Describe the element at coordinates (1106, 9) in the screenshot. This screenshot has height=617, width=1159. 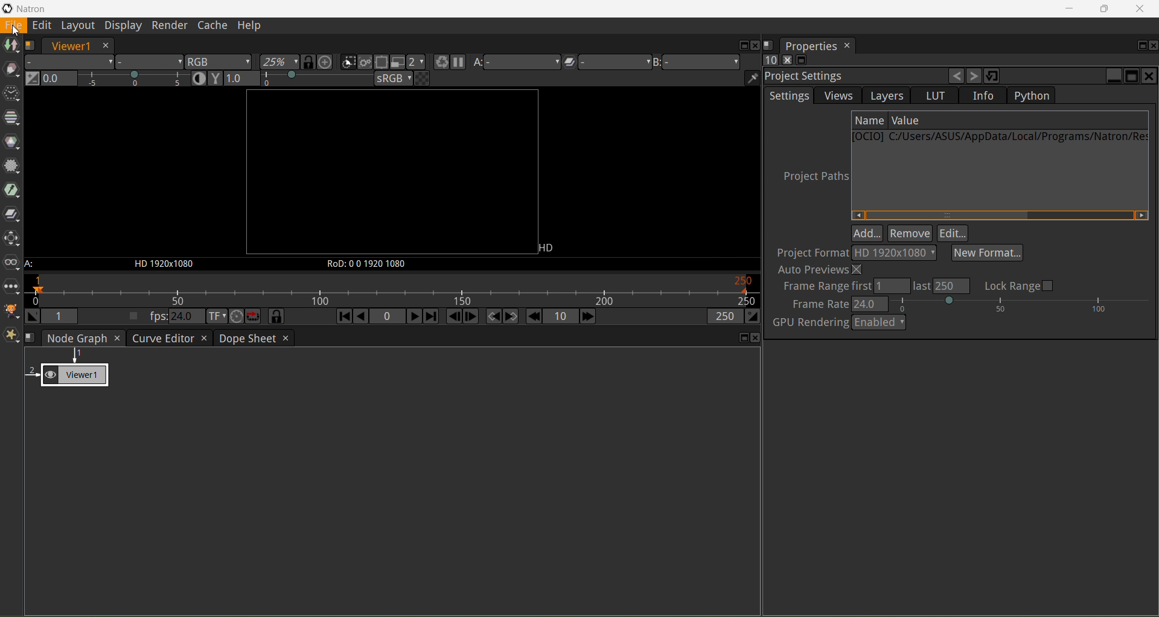
I see `Restore Down` at that location.